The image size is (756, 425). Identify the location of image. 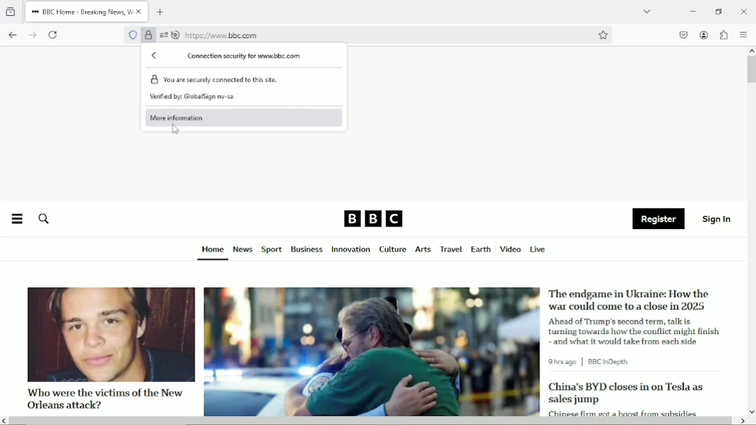
(110, 334).